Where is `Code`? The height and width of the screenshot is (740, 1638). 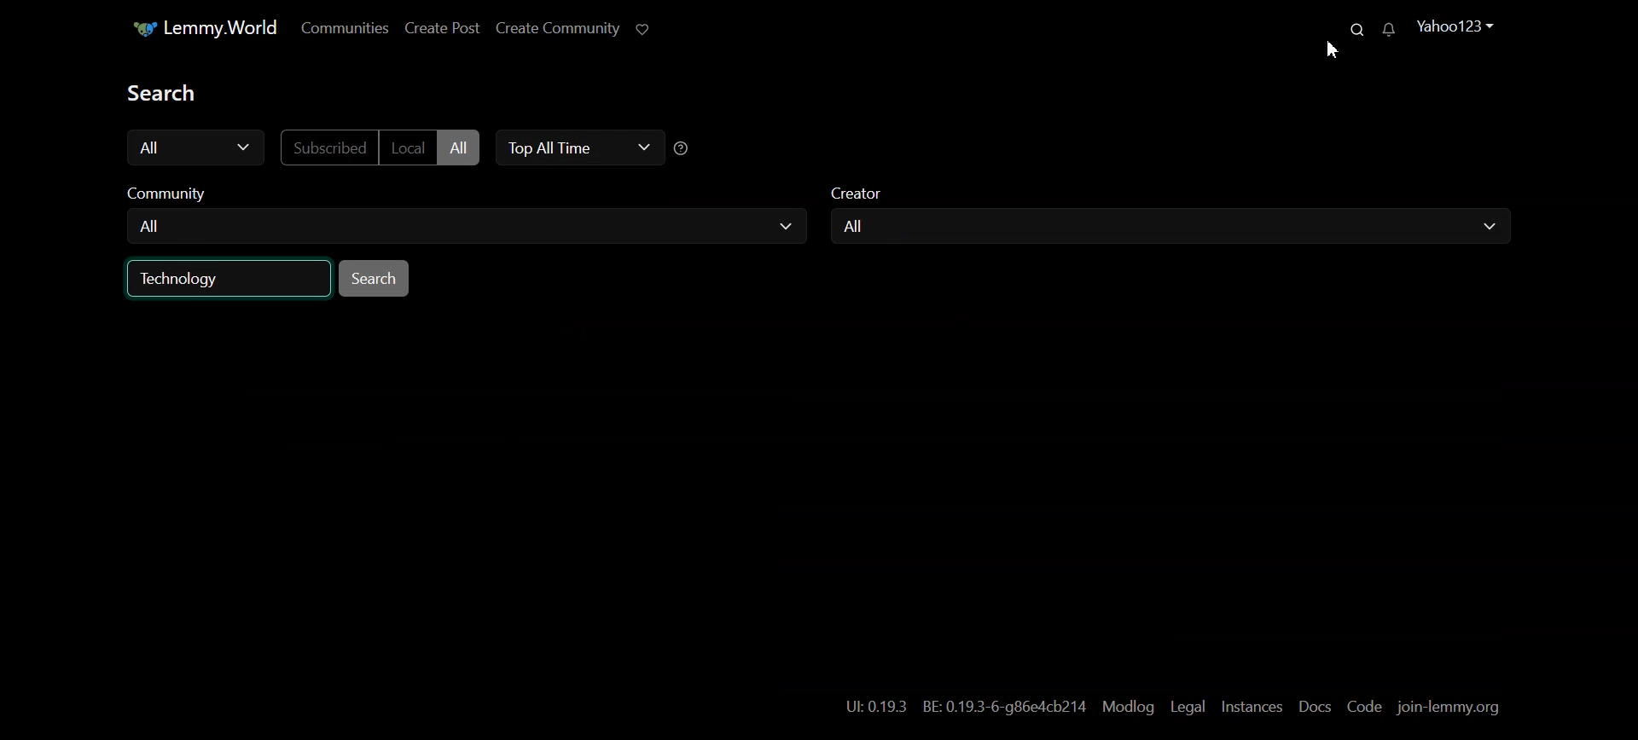 Code is located at coordinates (1362, 705).